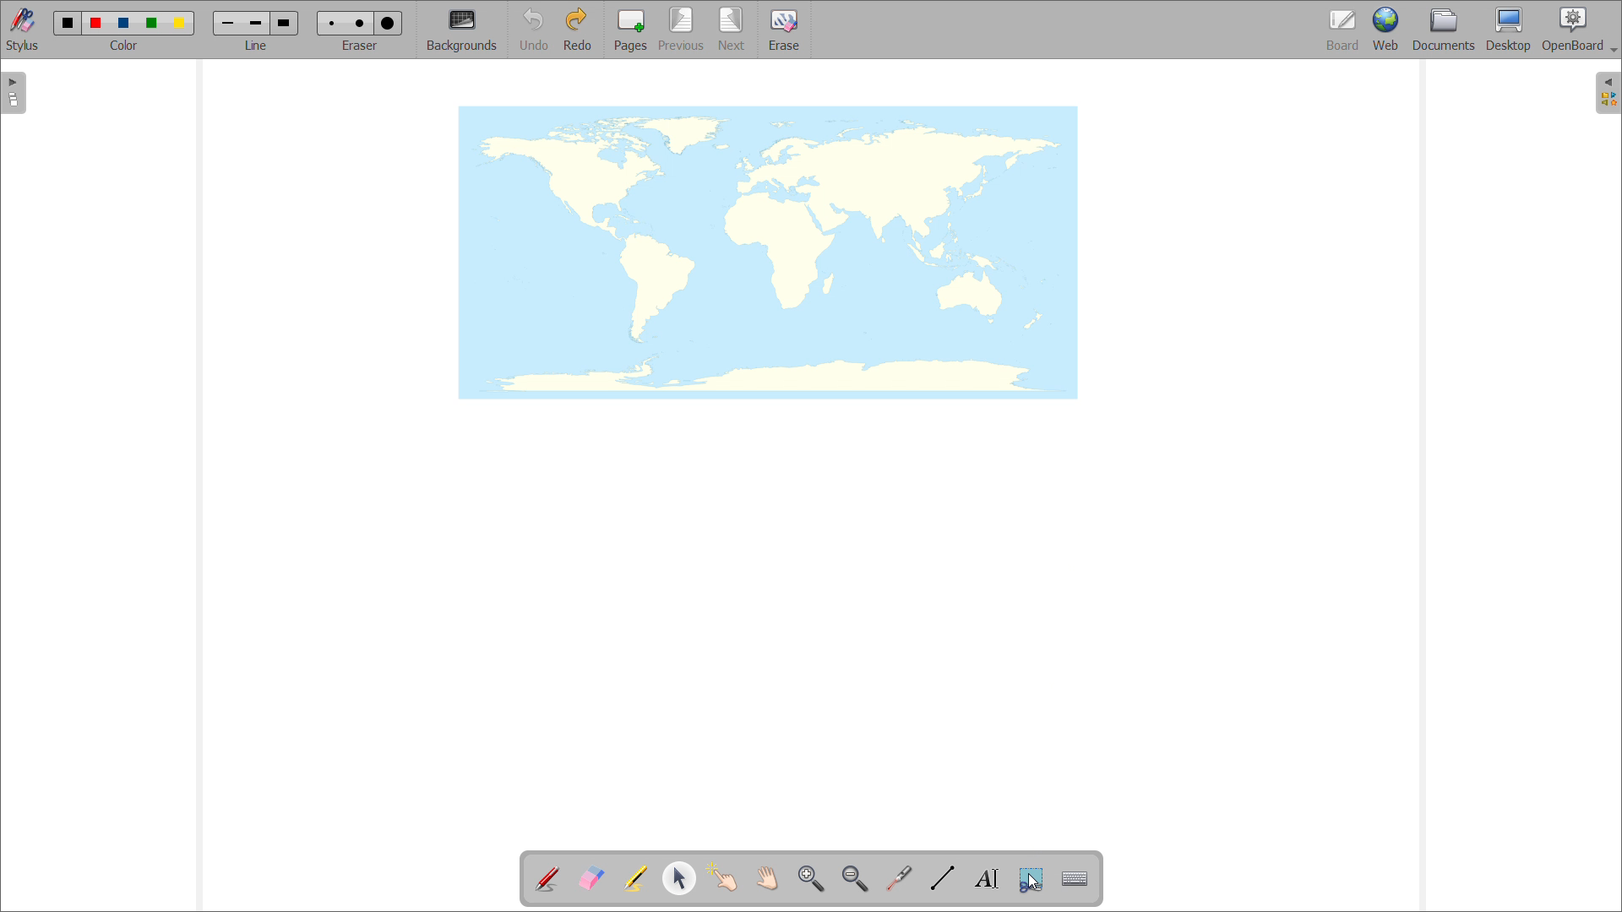 The width and height of the screenshot is (1622, 912). Describe the element at coordinates (987, 879) in the screenshot. I see `write text` at that location.